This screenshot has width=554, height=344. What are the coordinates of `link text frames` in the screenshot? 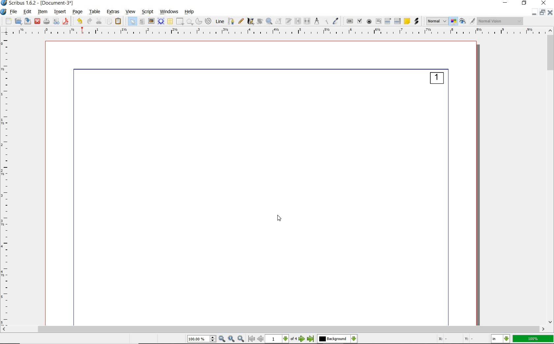 It's located at (299, 21).